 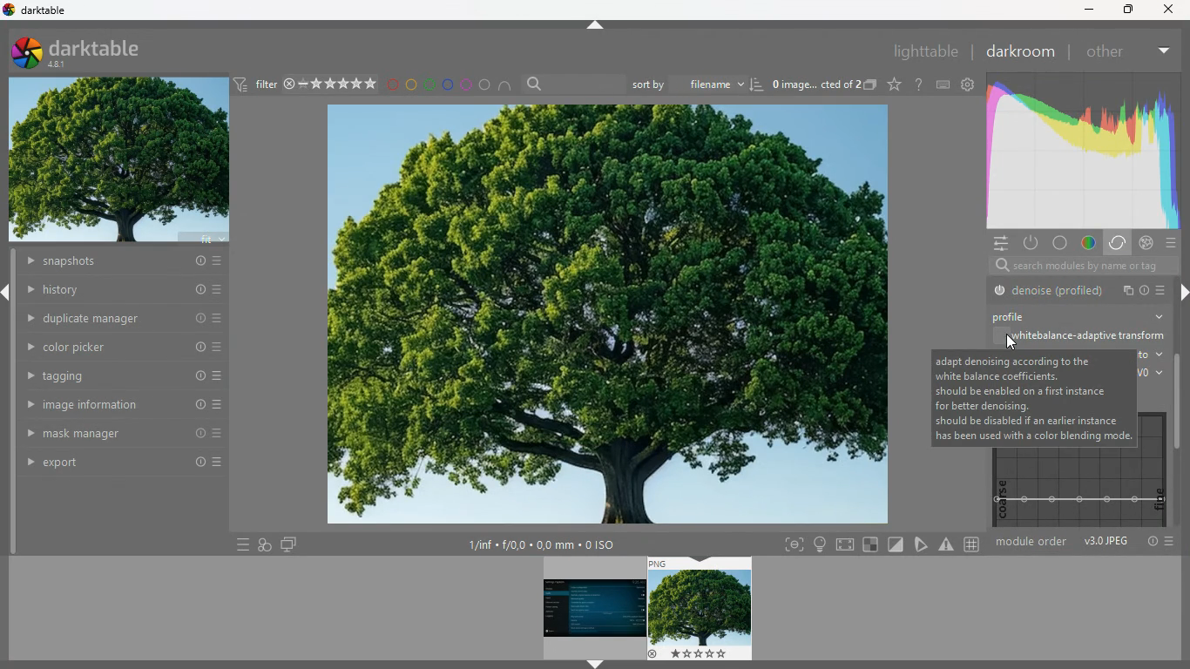 I want to click on denoise, so click(x=1049, y=290).